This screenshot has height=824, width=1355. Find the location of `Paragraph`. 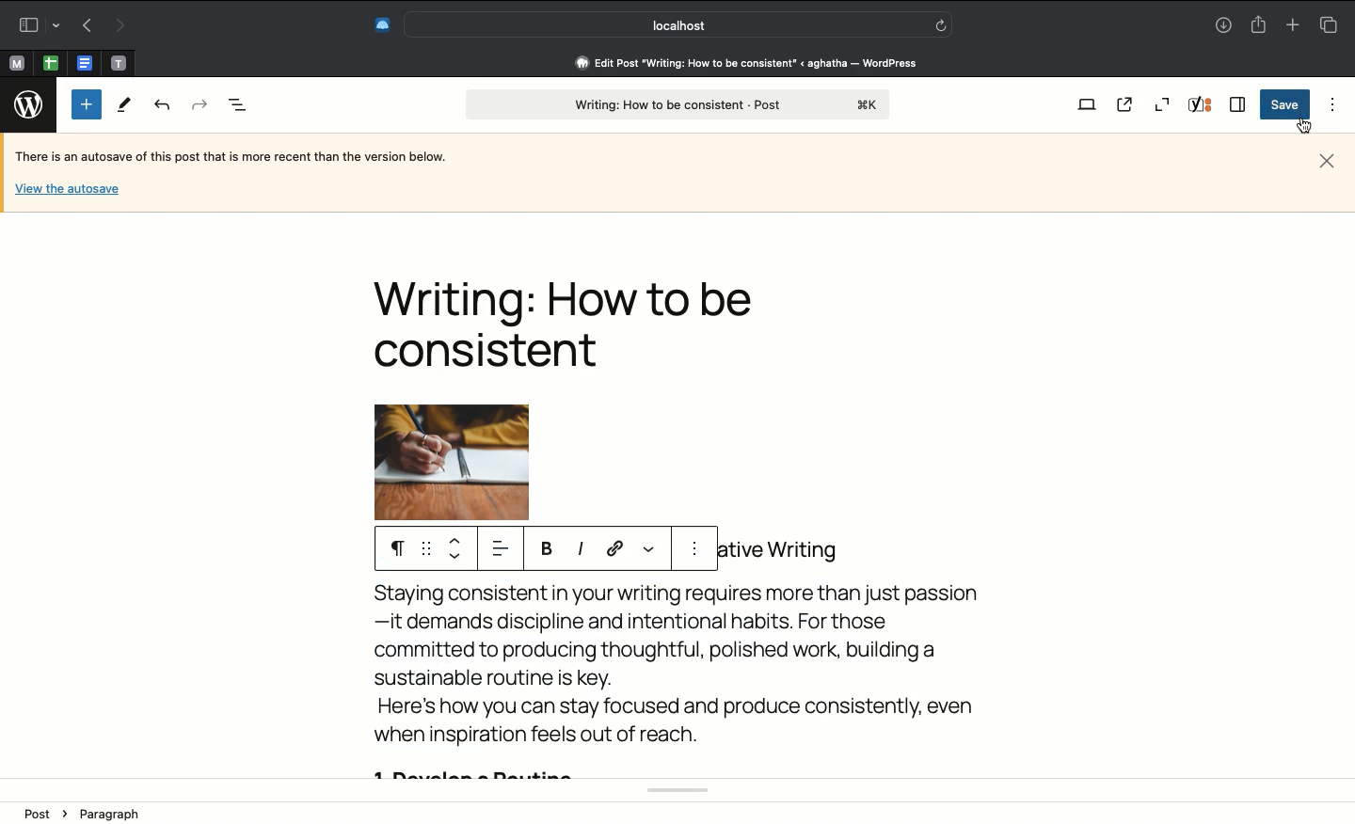

Paragraph is located at coordinates (108, 814).